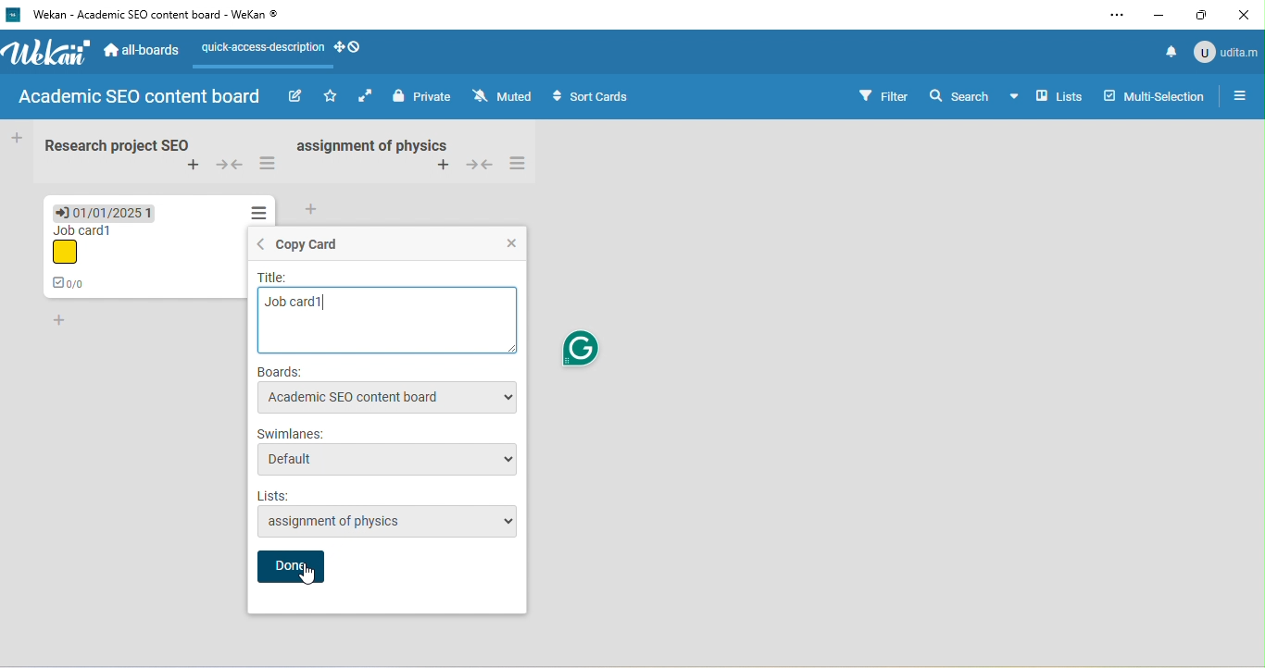 The width and height of the screenshot is (1265, 668). Describe the element at coordinates (521, 163) in the screenshot. I see `swimlane action` at that location.